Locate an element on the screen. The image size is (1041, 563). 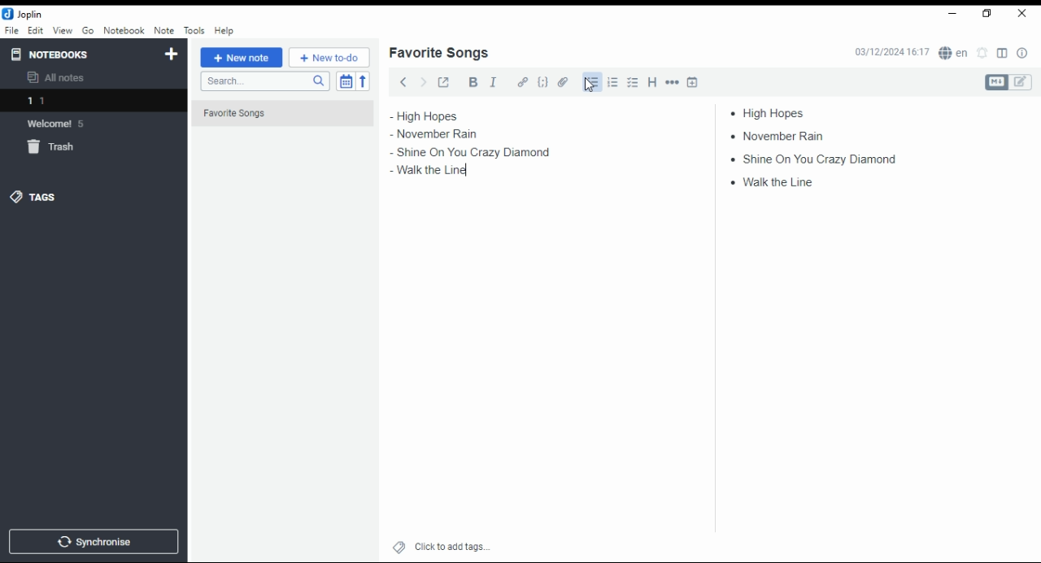
minimize is located at coordinates (950, 15).